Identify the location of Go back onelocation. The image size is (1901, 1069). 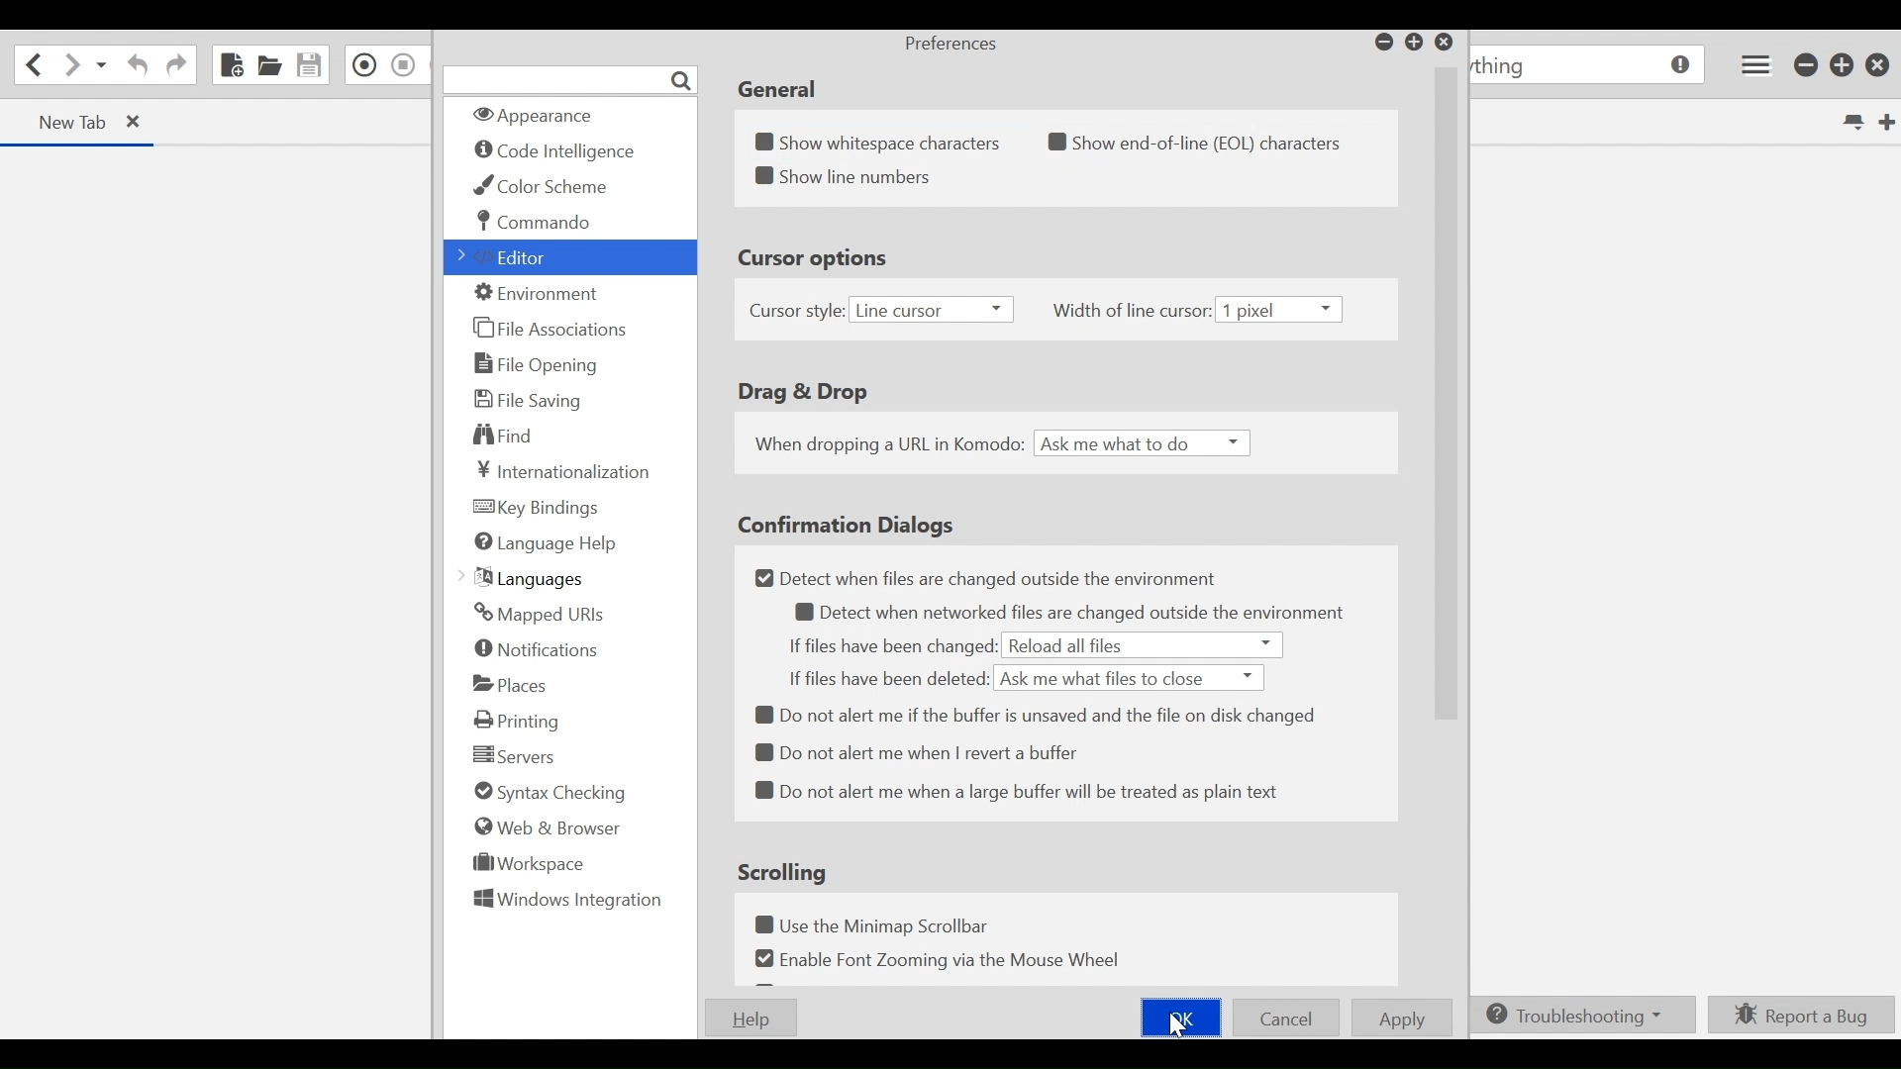
(32, 63).